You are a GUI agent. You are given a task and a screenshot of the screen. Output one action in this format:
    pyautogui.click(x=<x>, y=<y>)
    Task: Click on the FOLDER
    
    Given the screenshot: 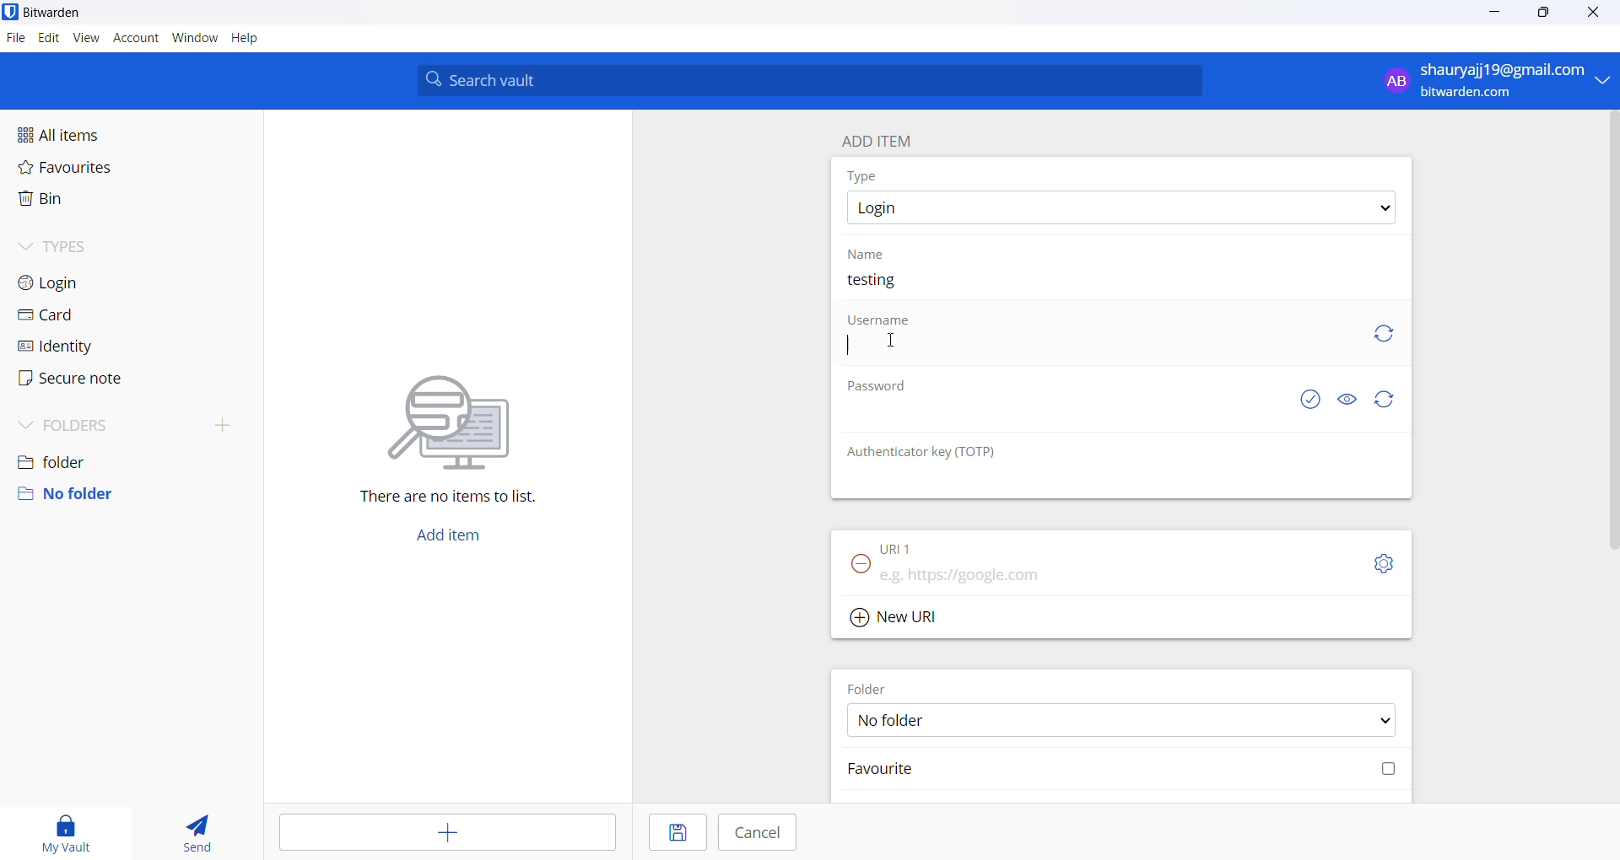 What is the action you would take?
    pyautogui.click(x=872, y=687)
    